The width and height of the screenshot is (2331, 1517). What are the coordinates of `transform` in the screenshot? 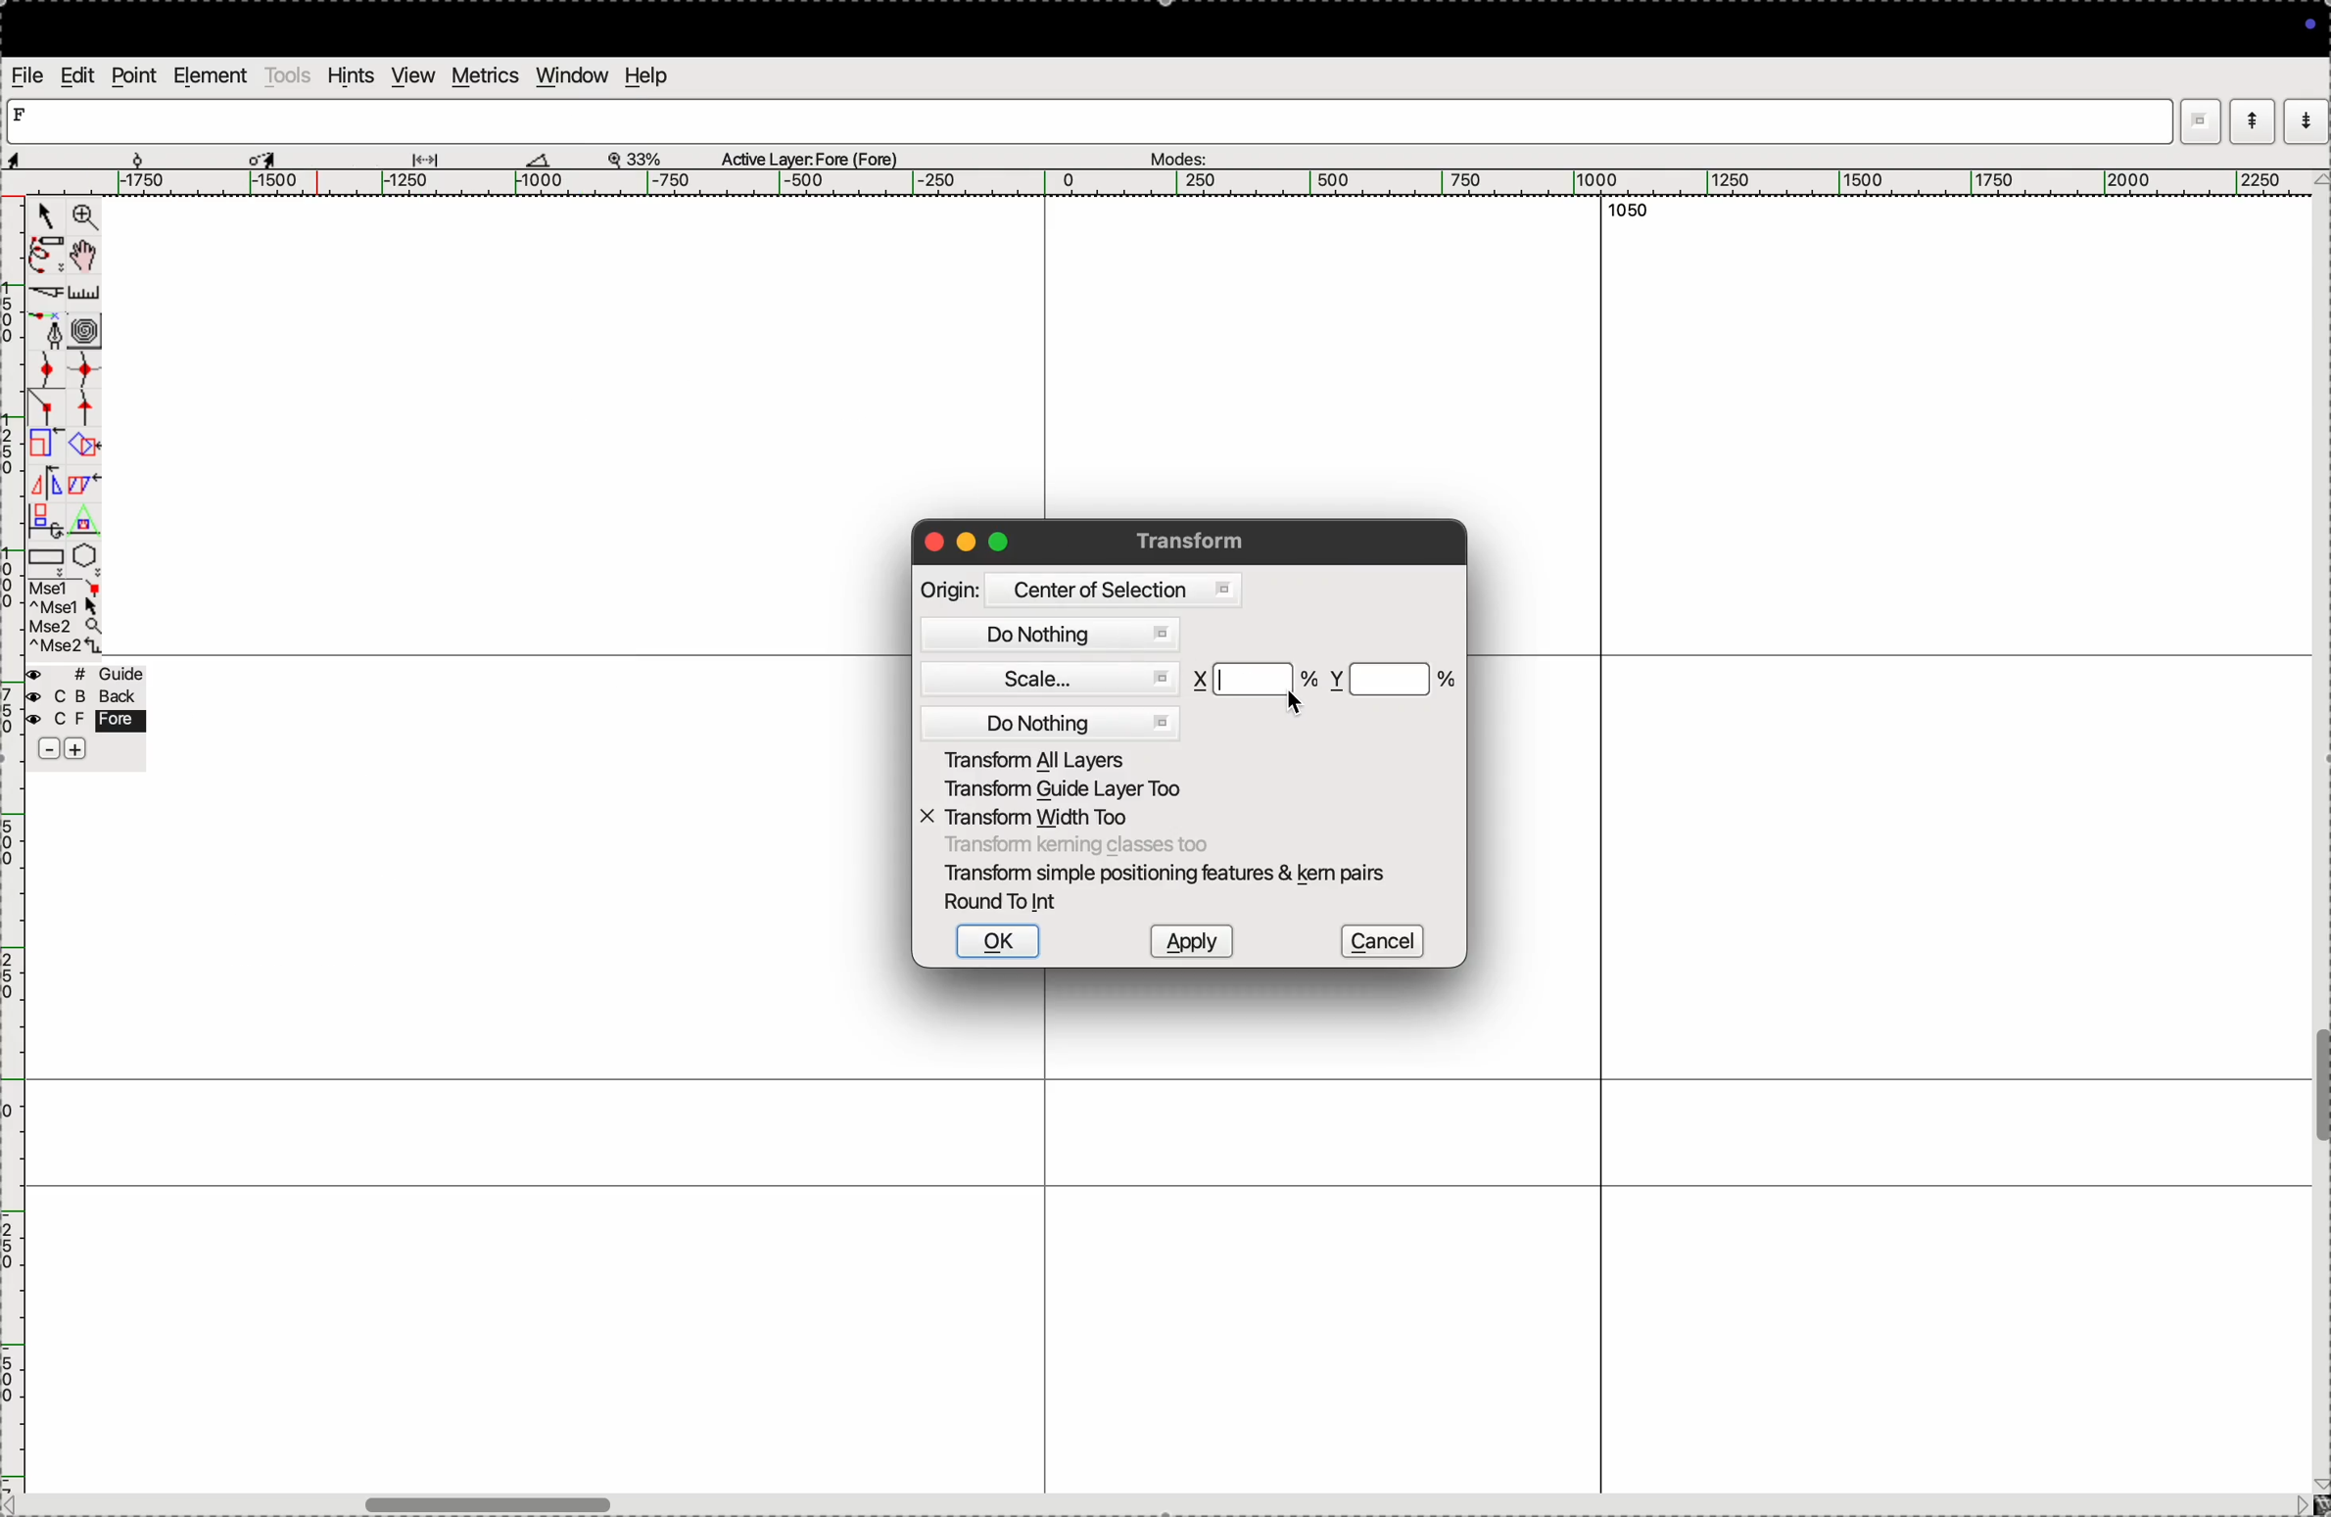 It's located at (1197, 541).